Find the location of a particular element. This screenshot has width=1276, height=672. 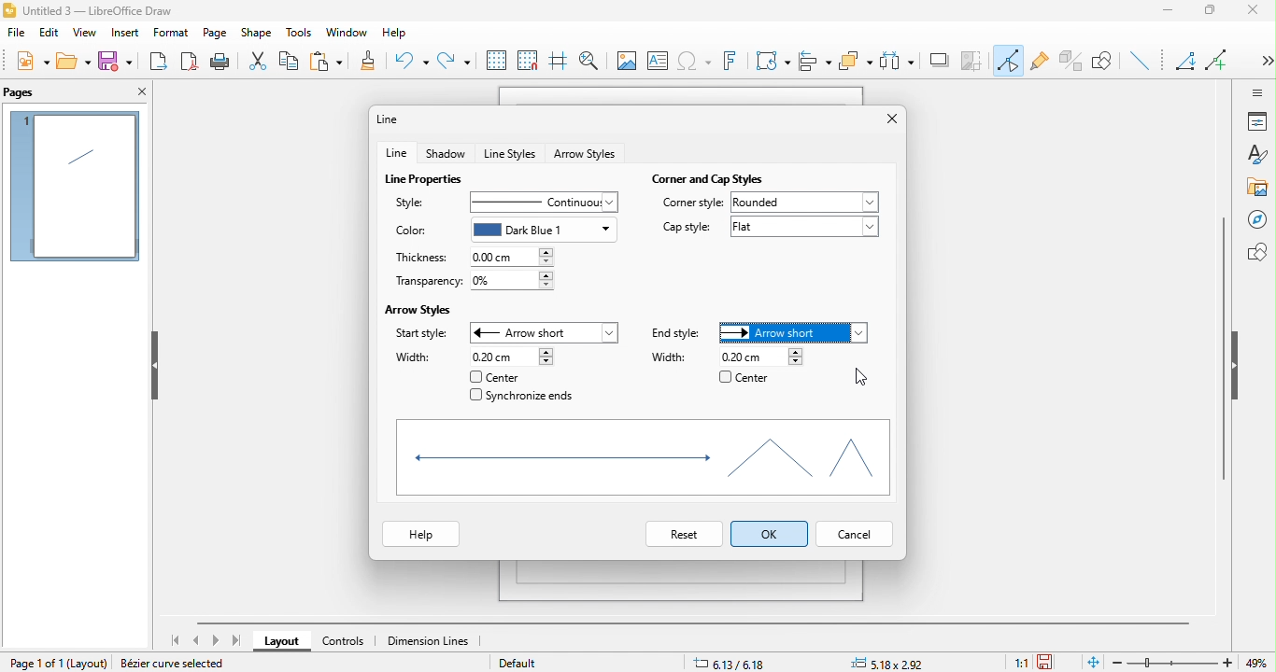

arrange is located at coordinates (856, 62).